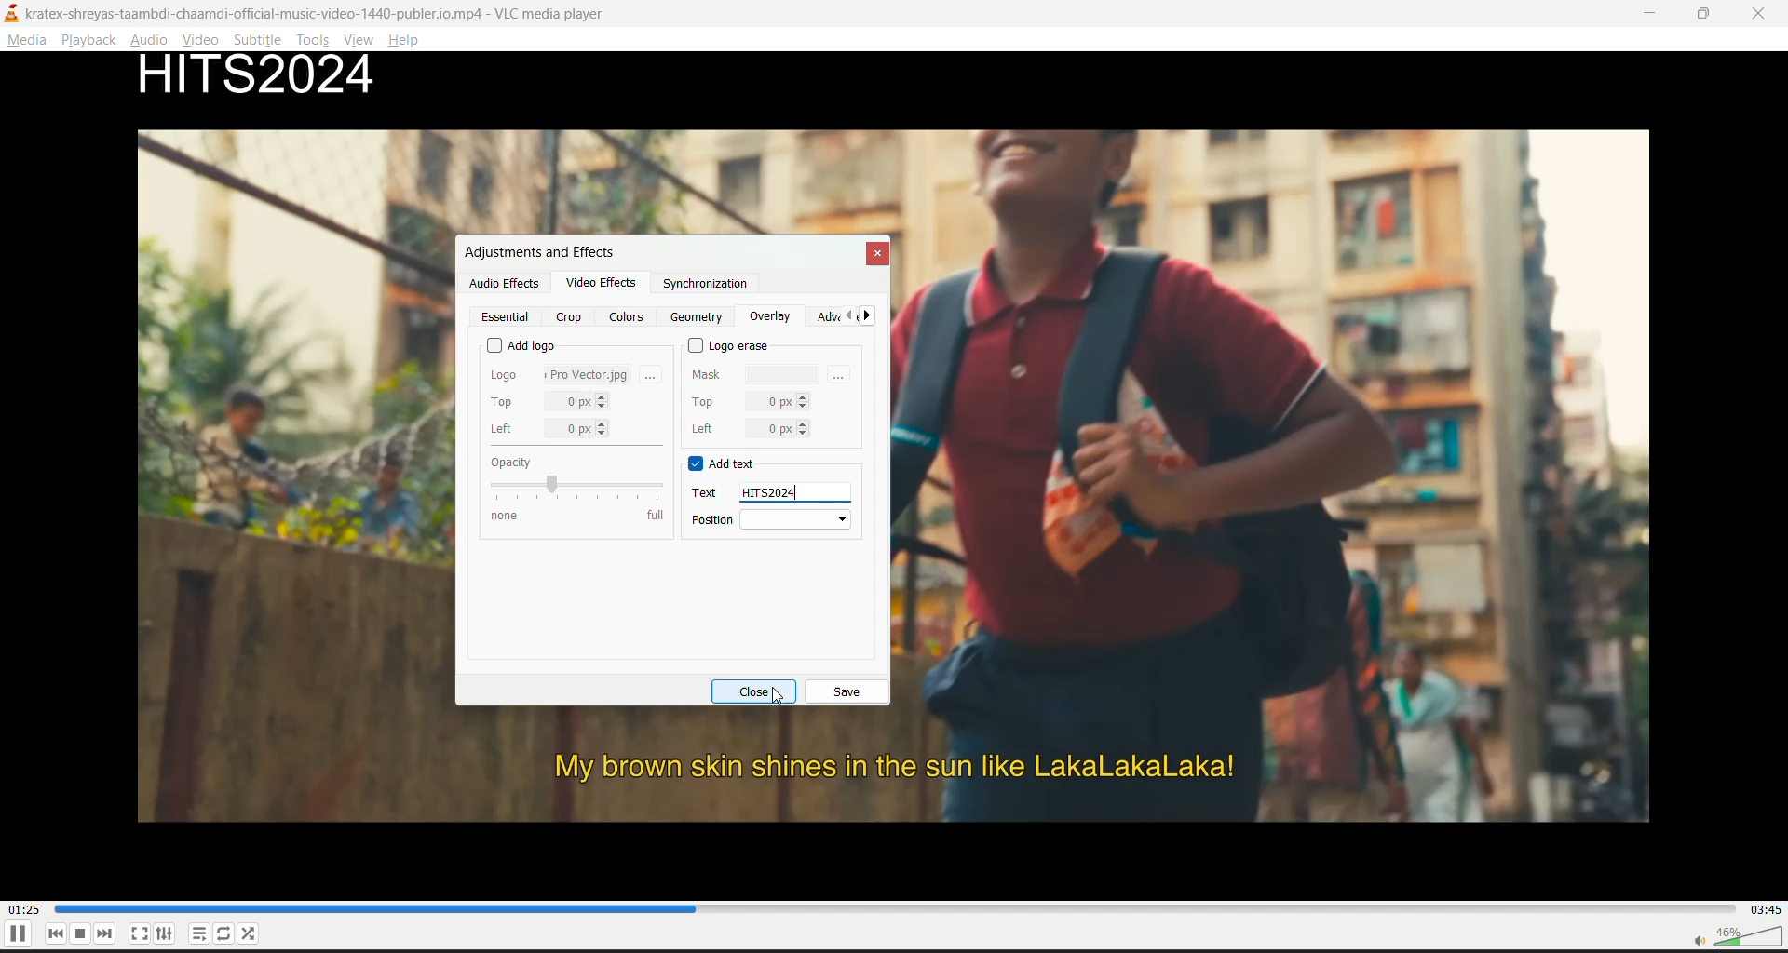  What do you see at coordinates (521, 342) in the screenshot?
I see `add logo` at bounding box center [521, 342].